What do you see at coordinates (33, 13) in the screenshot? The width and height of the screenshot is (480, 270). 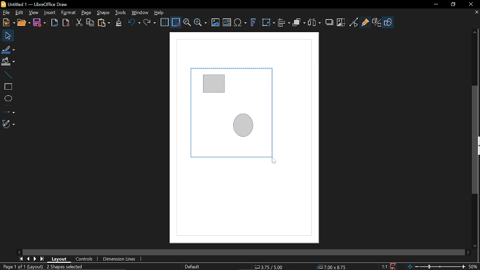 I see `View` at bounding box center [33, 13].